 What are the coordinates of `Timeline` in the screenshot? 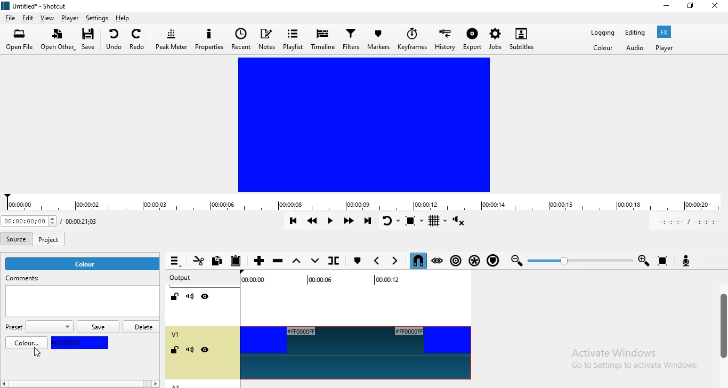 It's located at (323, 37).